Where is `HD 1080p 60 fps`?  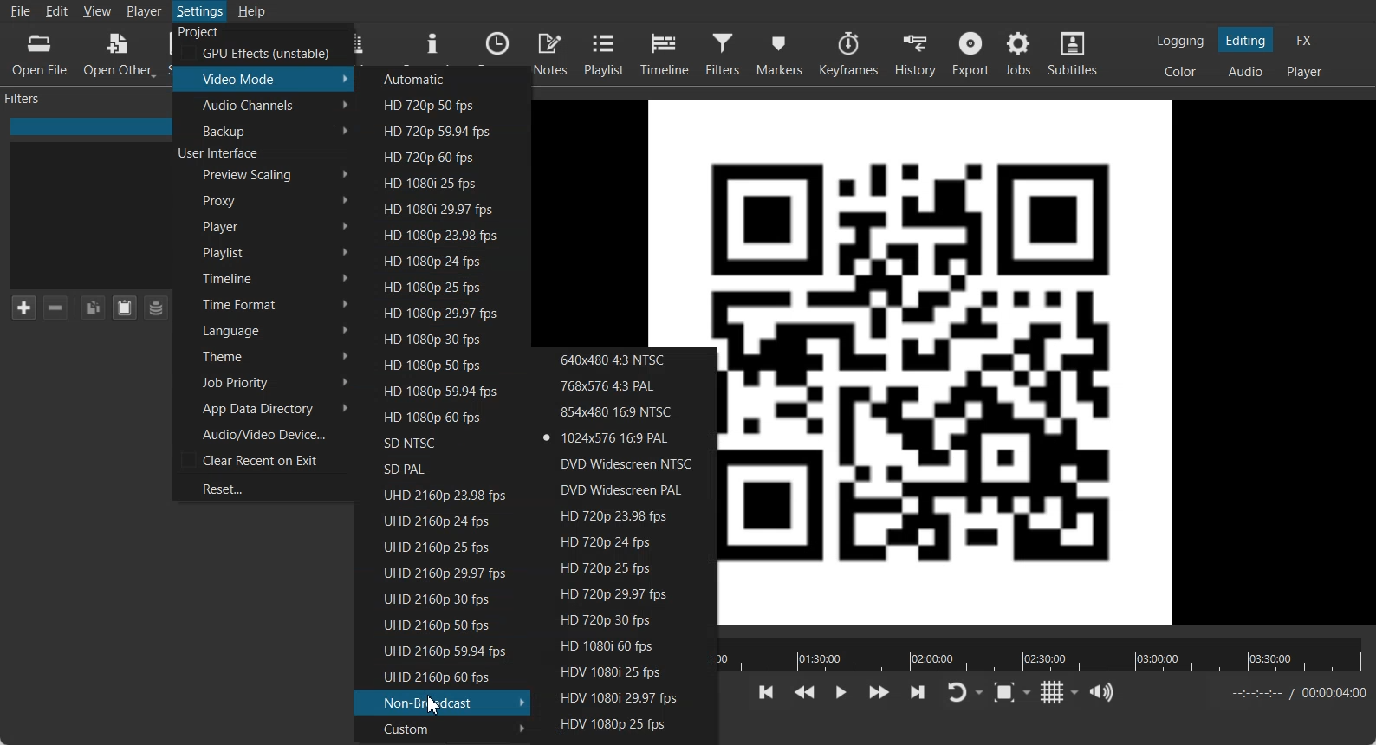 HD 1080p 60 fps is located at coordinates (434, 417).